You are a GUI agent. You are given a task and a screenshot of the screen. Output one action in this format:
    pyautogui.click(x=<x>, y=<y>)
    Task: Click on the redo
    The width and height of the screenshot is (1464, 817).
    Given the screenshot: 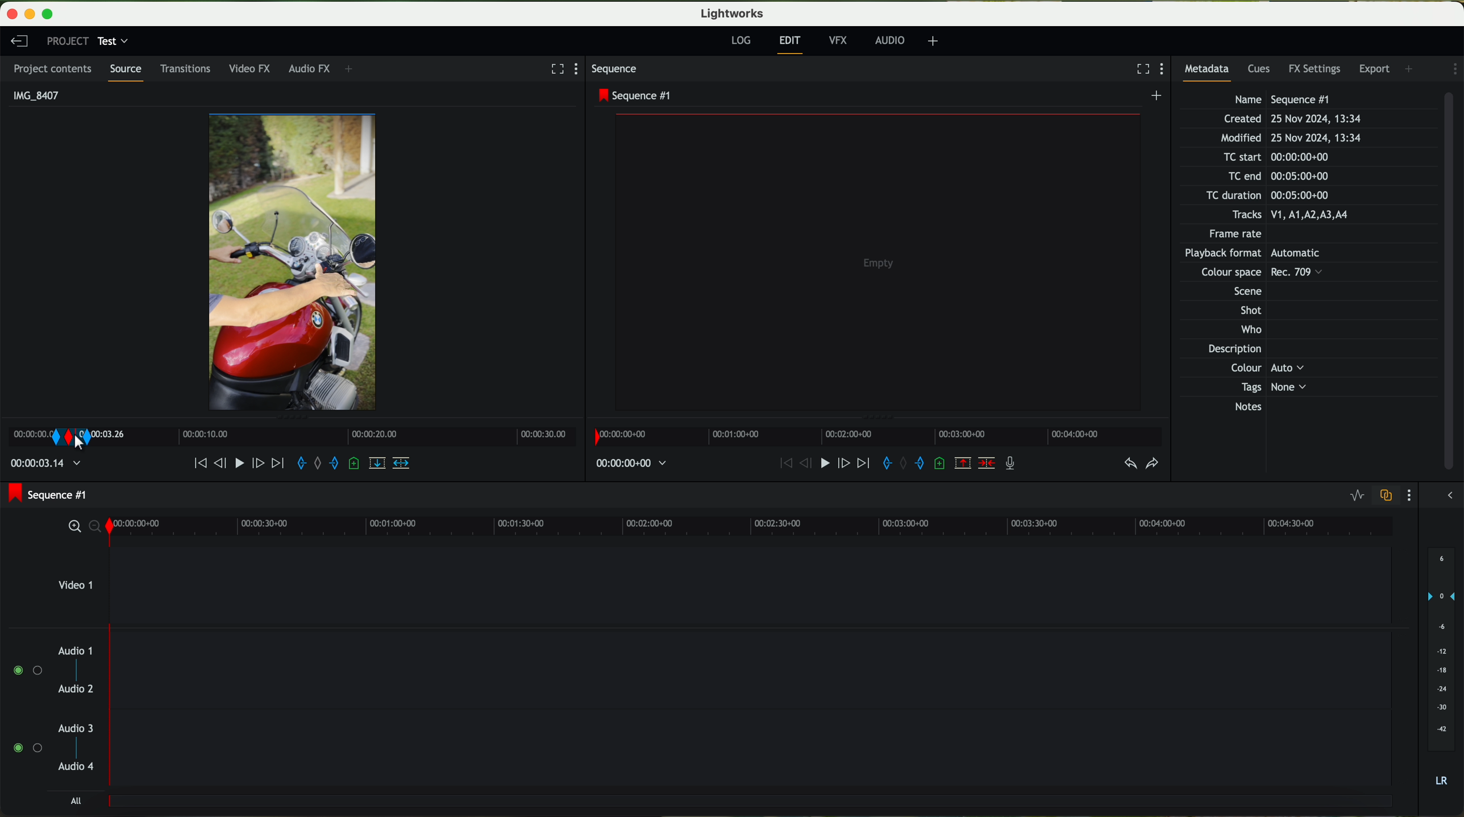 What is the action you would take?
    pyautogui.click(x=1152, y=465)
    